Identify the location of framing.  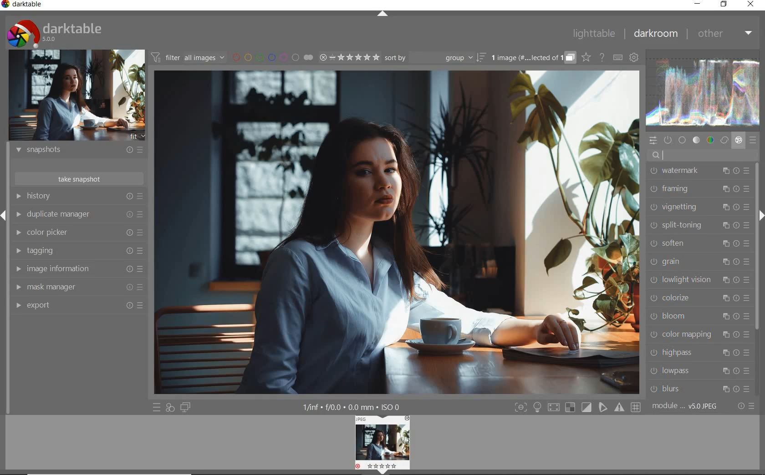
(698, 191).